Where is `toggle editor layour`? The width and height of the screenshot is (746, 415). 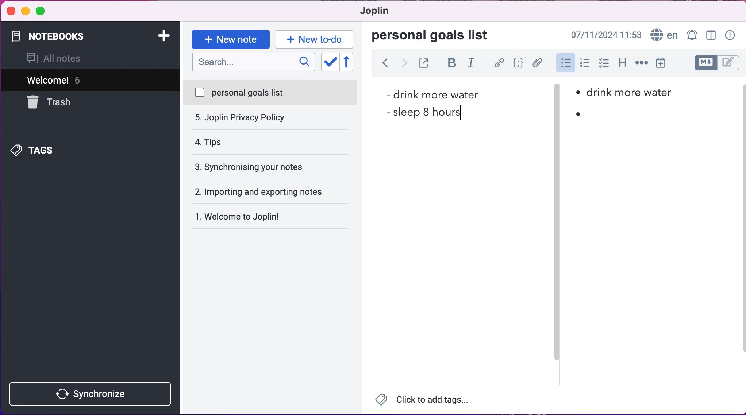
toggle editor layour is located at coordinates (710, 34).